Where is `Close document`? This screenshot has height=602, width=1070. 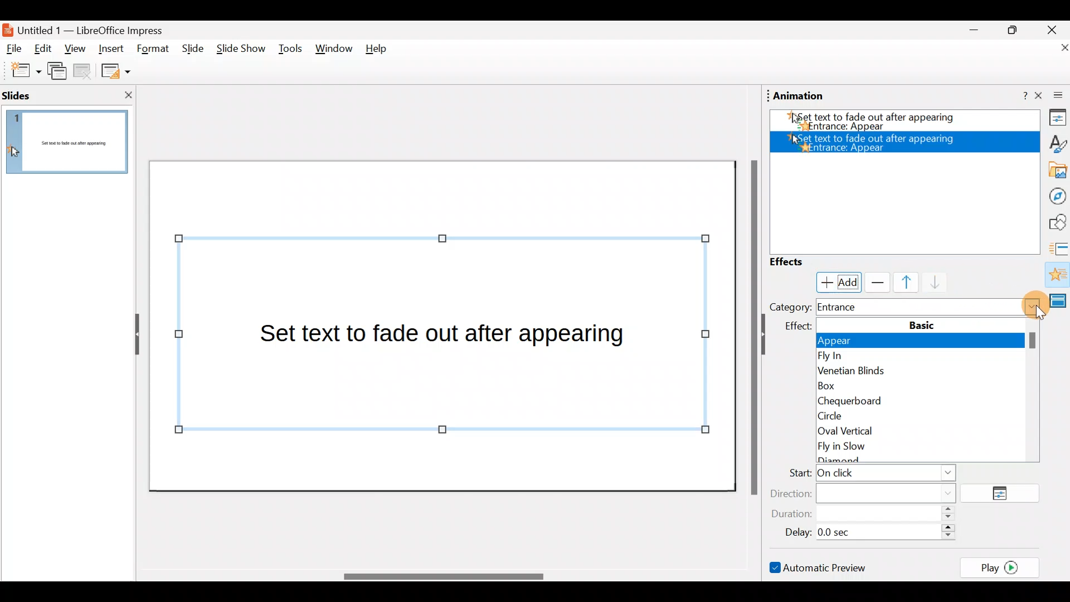 Close document is located at coordinates (1053, 48).